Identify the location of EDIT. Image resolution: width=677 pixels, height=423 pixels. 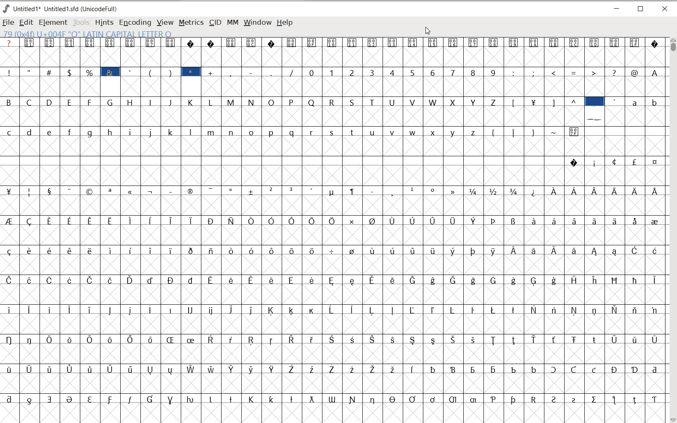
(26, 23).